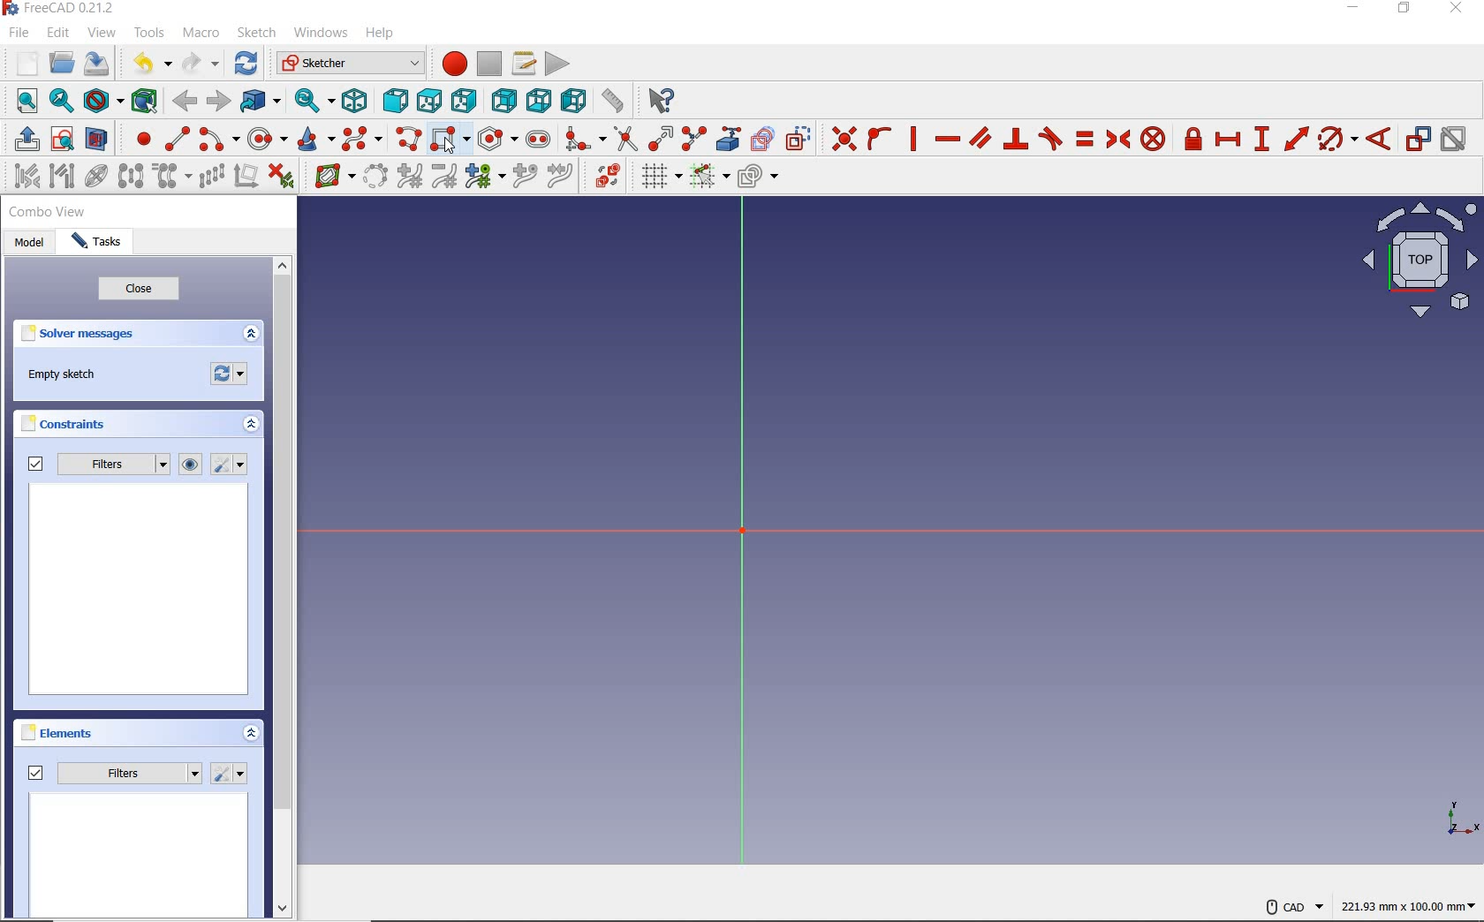 The width and height of the screenshot is (1484, 922). Describe the element at coordinates (947, 139) in the screenshot. I see `constrain horizontally` at that location.